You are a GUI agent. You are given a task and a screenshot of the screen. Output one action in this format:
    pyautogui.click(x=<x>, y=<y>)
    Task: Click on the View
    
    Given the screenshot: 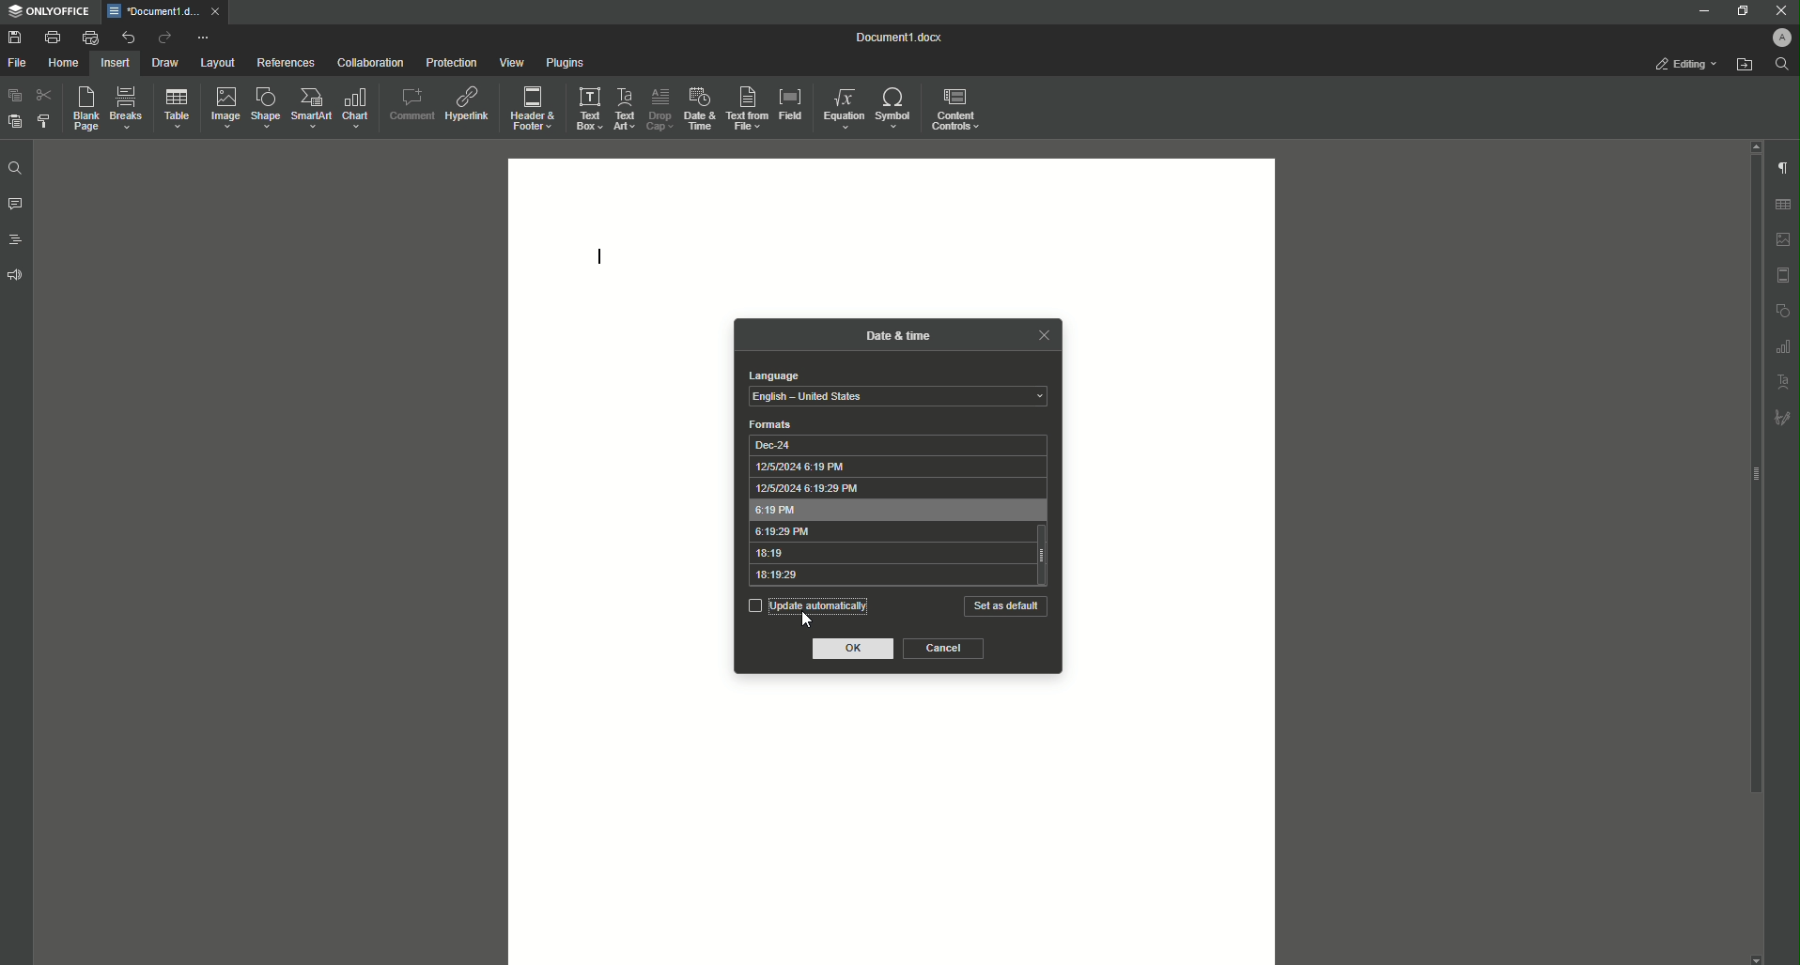 What is the action you would take?
    pyautogui.click(x=506, y=62)
    